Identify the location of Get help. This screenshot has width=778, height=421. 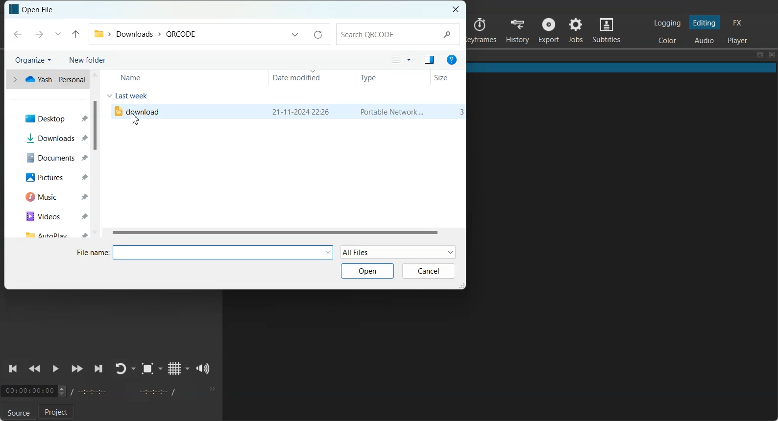
(452, 60).